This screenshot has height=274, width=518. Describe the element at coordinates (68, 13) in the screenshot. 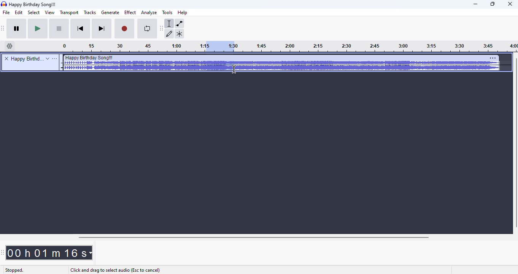

I see `transport` at that location.